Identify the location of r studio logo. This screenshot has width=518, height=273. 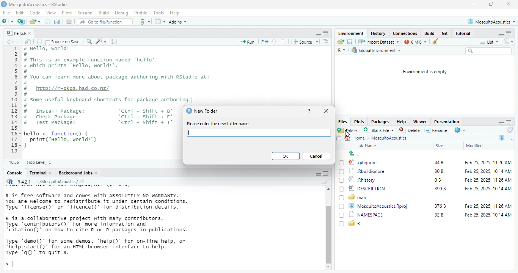
(188, 111).